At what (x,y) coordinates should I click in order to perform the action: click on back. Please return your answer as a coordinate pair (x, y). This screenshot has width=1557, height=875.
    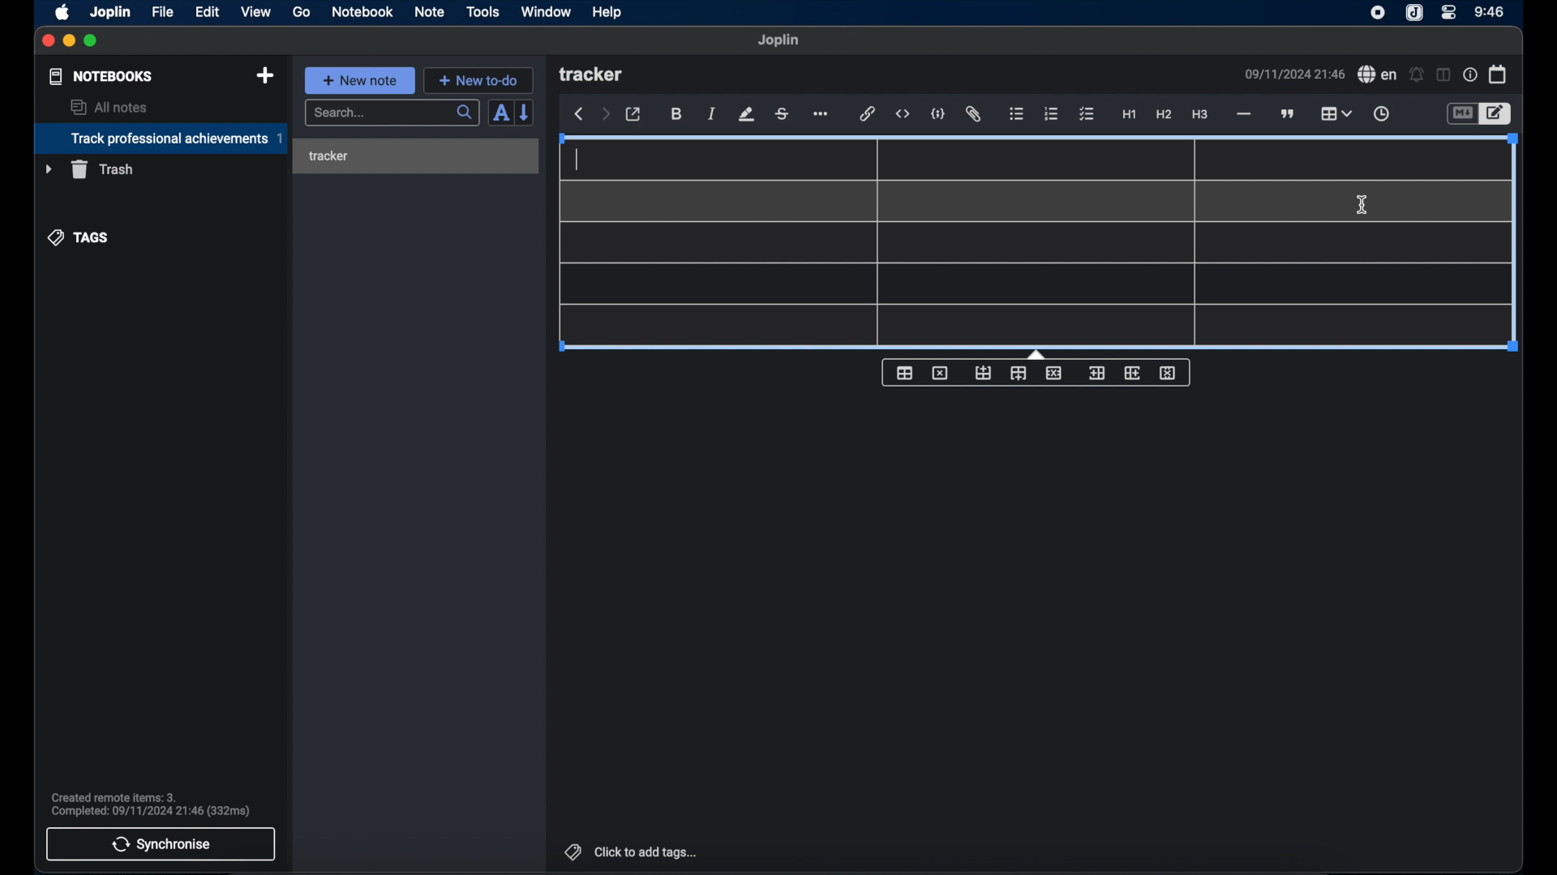
    Looking at the image, I should click on (579, 114).